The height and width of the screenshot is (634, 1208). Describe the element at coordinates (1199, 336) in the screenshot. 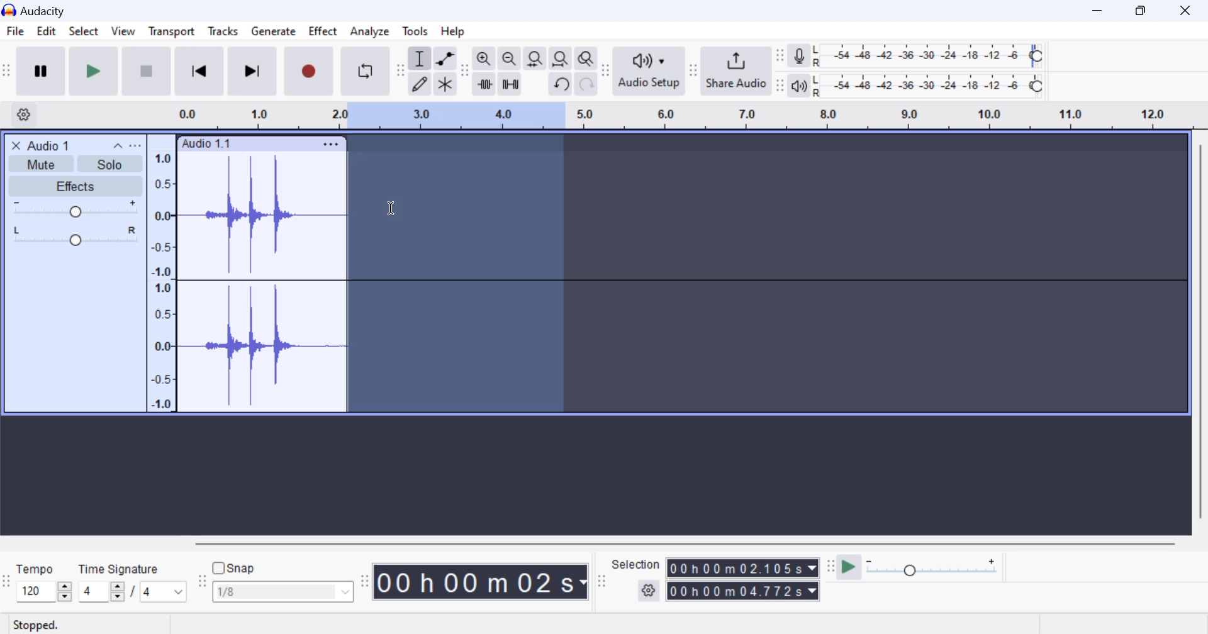

I see `vertical scrollbar` at that location.